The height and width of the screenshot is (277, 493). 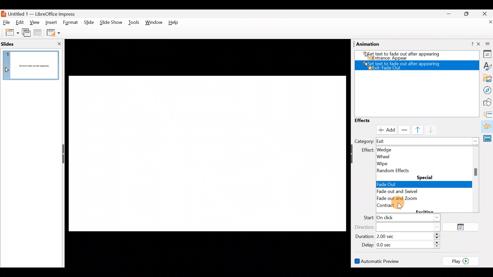 I want to click on Presentation slide, so click(x=205, y=150).